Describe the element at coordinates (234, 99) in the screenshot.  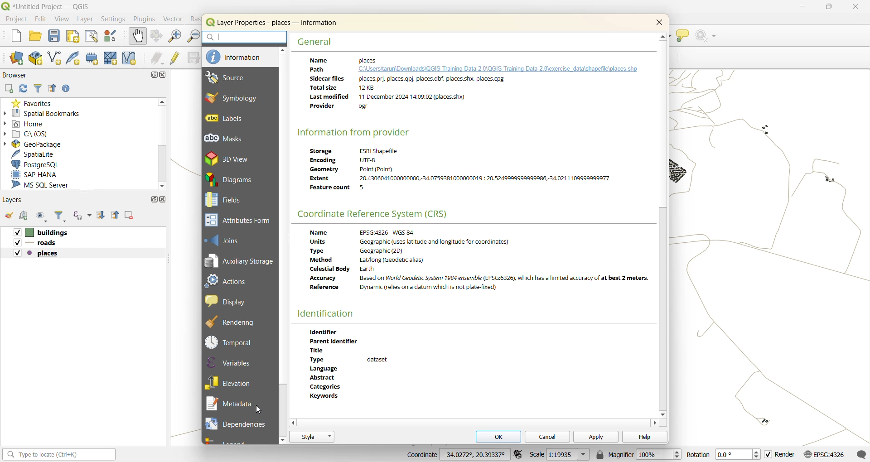
I see `symbology` at that location.